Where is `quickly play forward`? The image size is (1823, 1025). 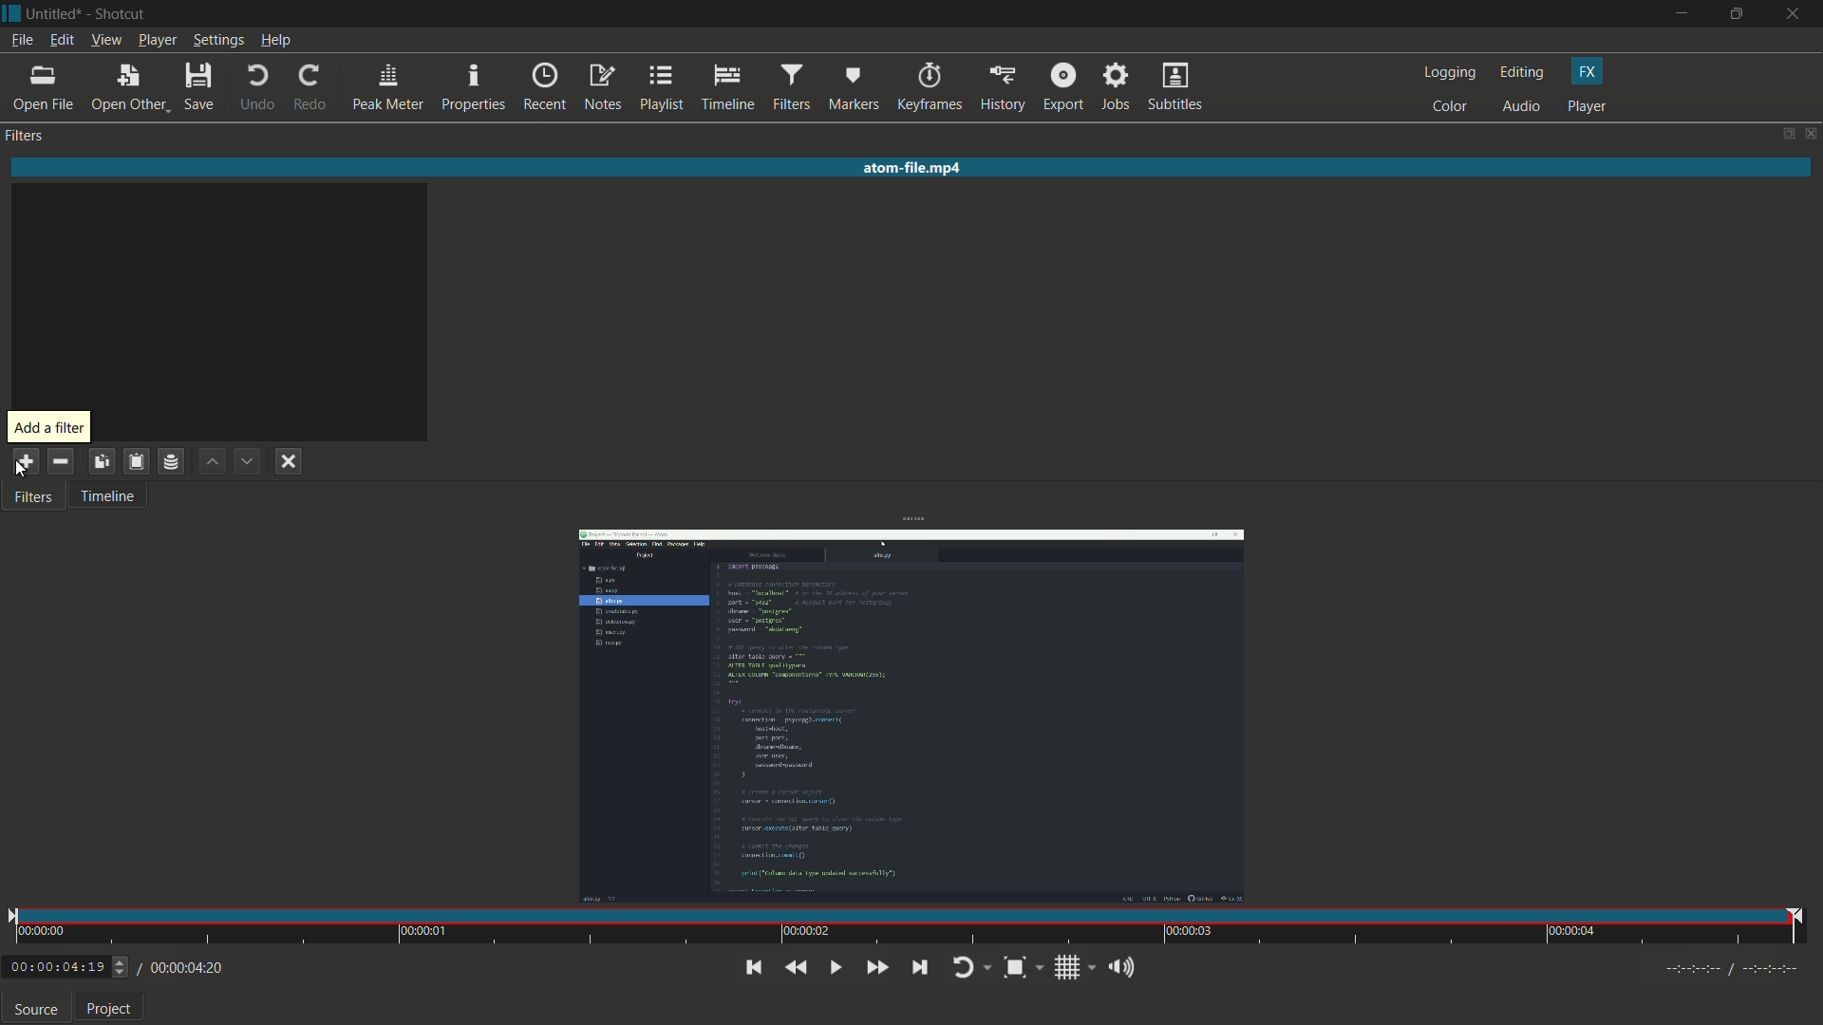 quickly play forward is located at coordinates (874, 968).